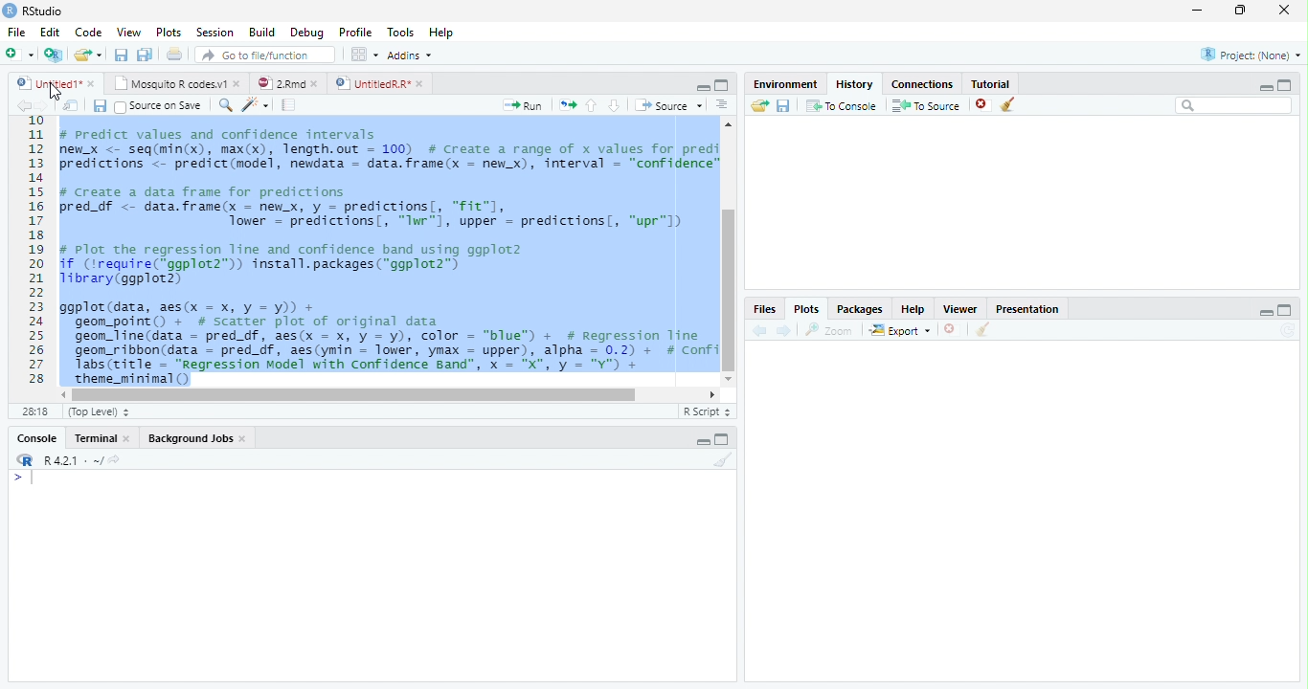  What do you see at coordinates (828, 331) in the screenshot?
I see `Zoom` at bounding box center [828, 331].